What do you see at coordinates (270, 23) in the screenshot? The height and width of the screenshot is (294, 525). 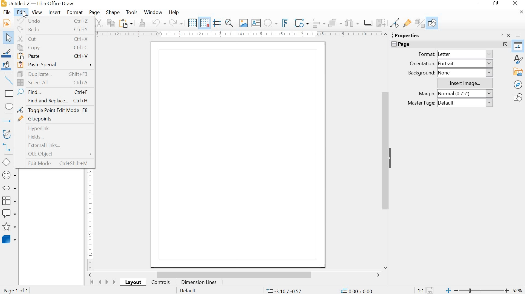 I see `Insert Special Characters` at bounding box center [270, 23].